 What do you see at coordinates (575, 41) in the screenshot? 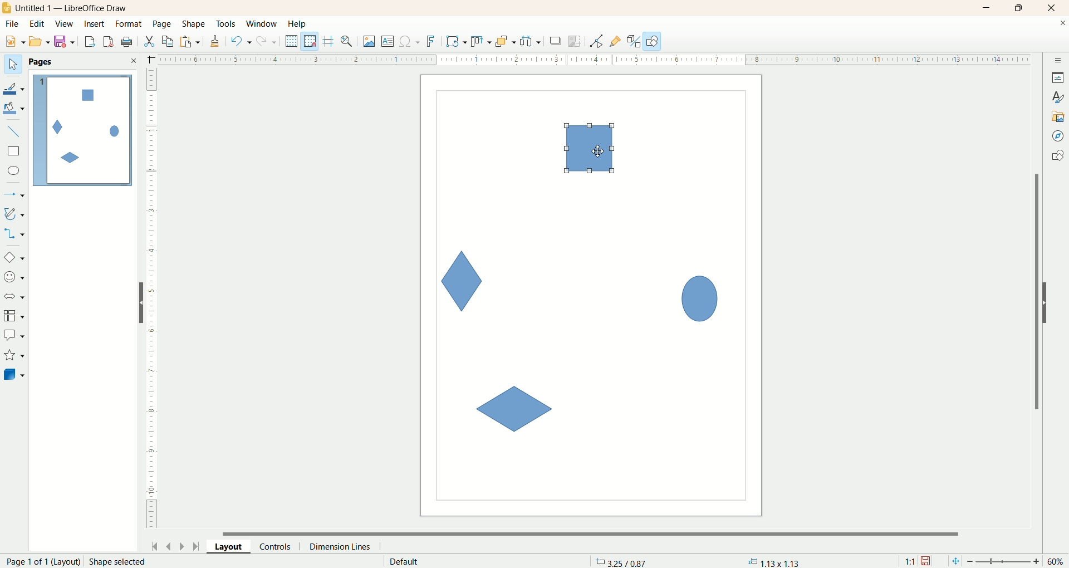
I see `crop image` at bounding box center [575, 41].